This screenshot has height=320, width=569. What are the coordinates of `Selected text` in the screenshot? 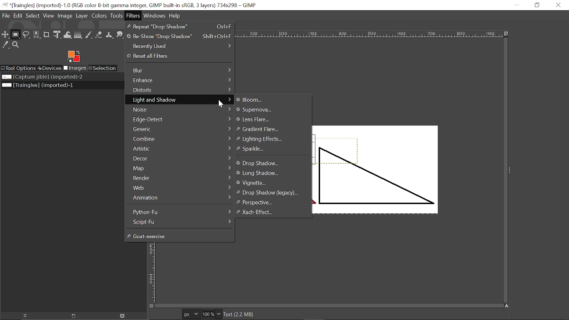 It's located at (381, 169).